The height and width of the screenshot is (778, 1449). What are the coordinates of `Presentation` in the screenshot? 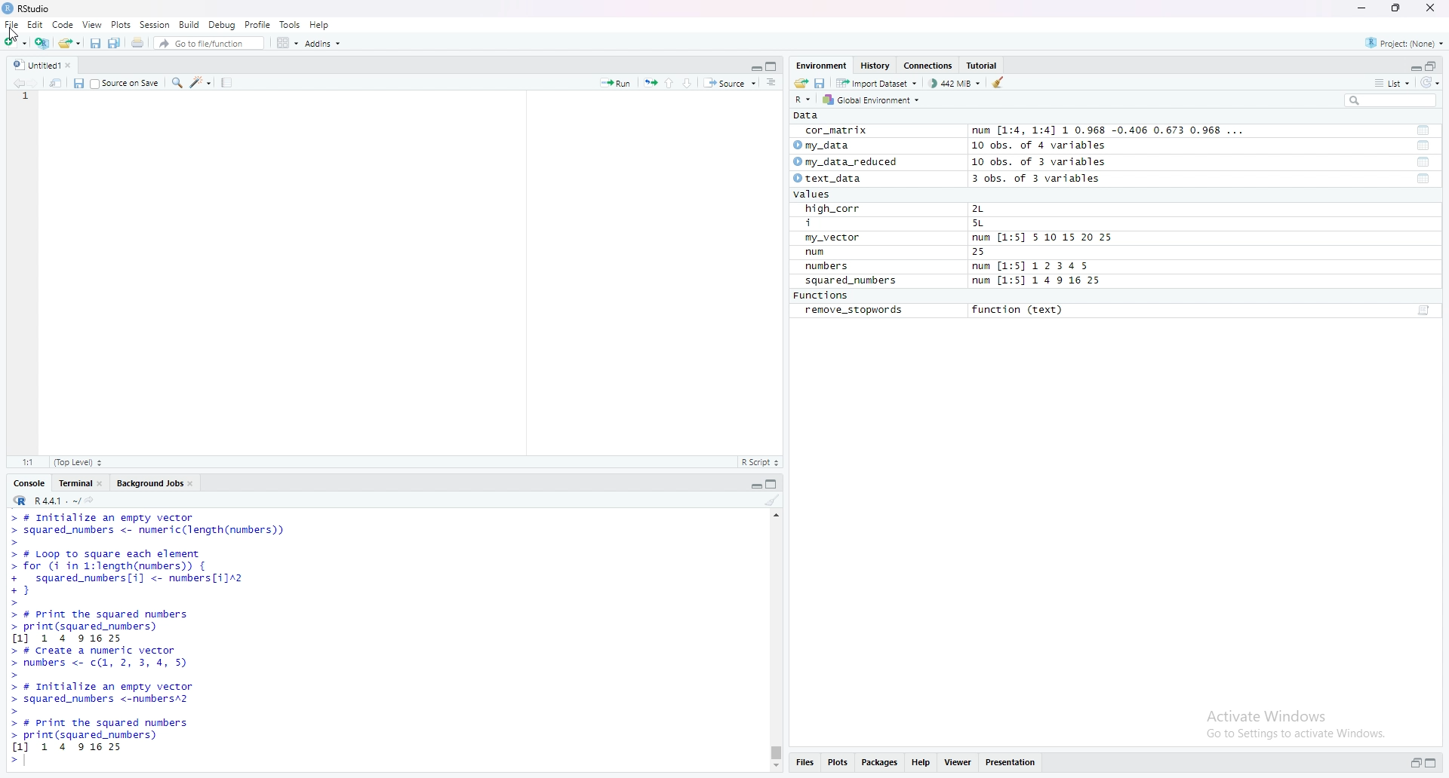 It's located at (1010, 763).